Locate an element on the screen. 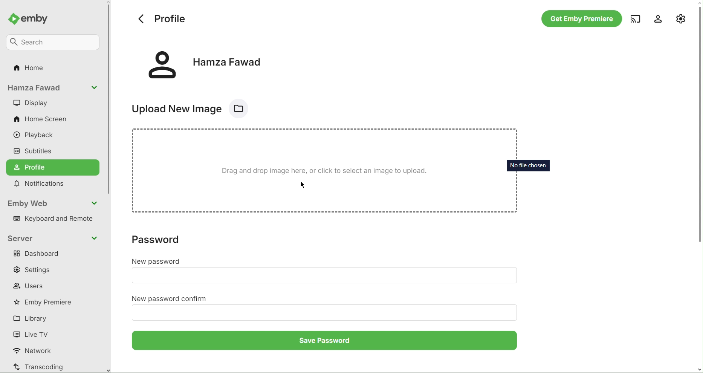  Settings is located at coordinates (681, 18).